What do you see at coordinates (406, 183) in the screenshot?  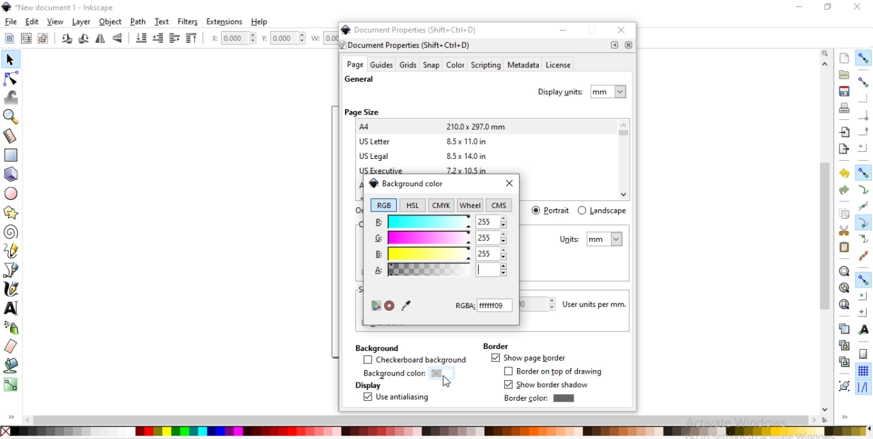 I see `background color` at bounding box center [406, 183].